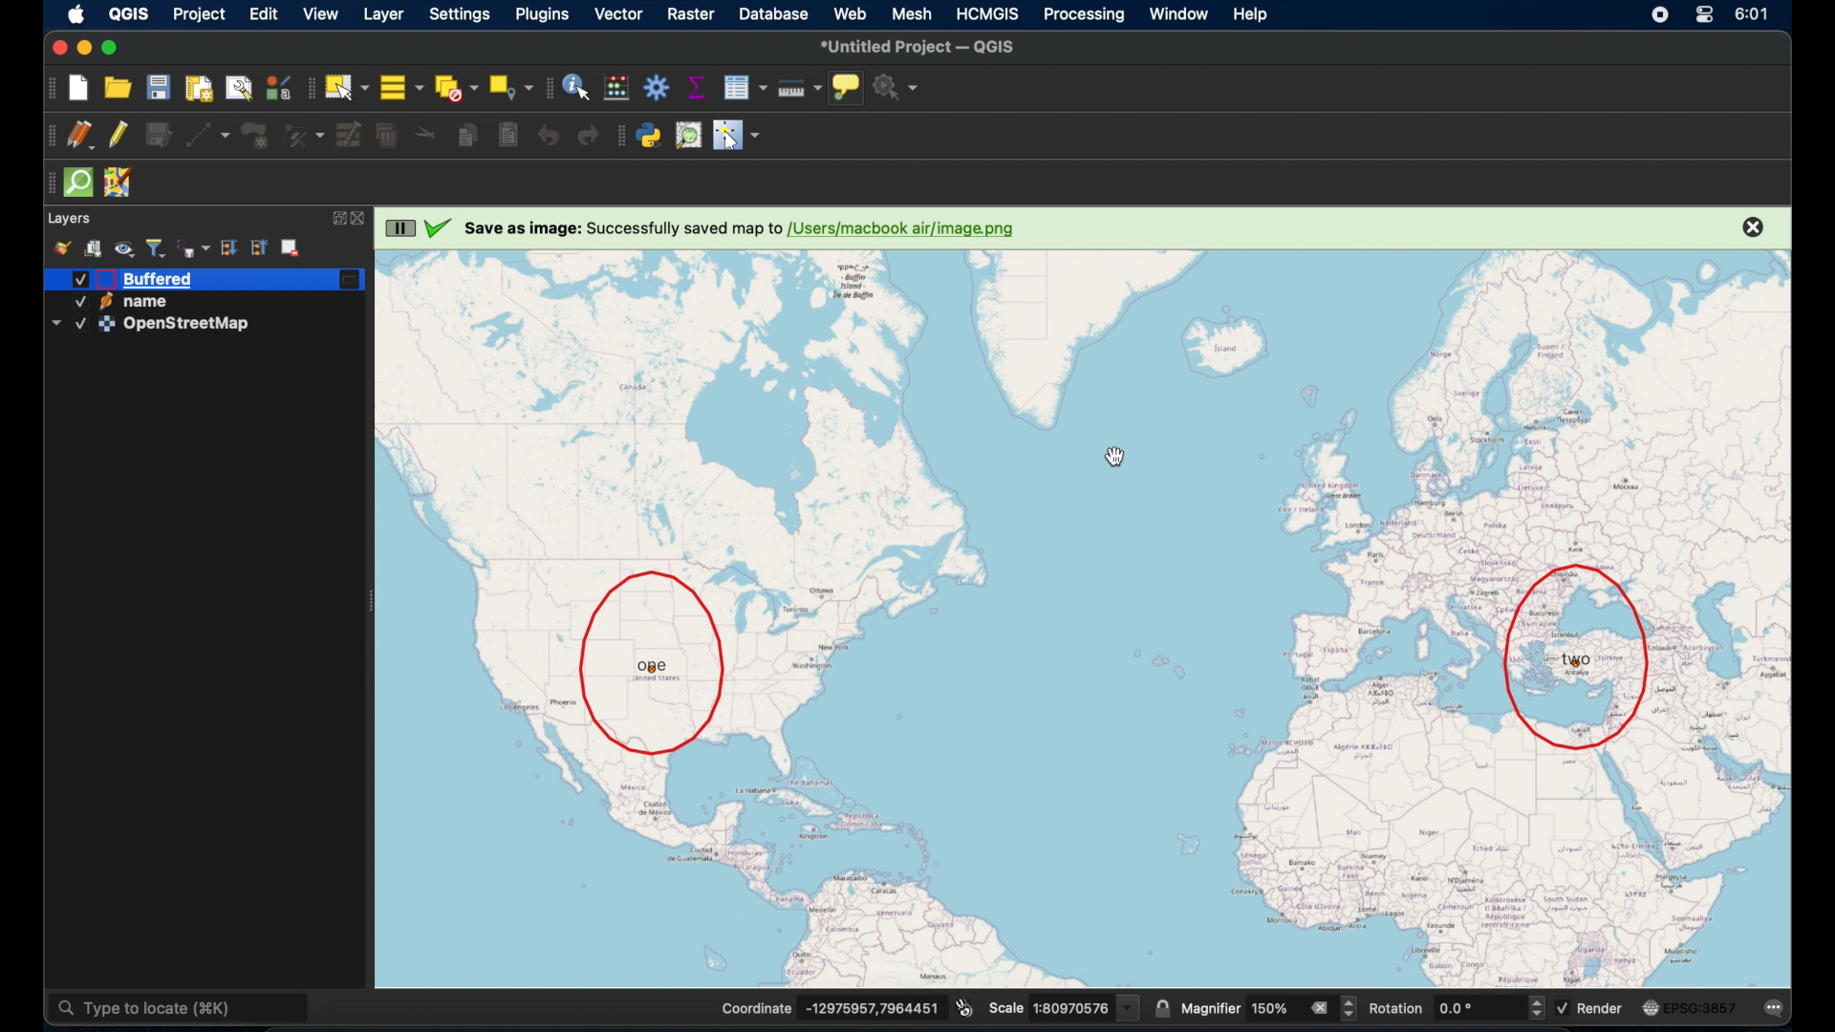 The width and height of the screenshot is (1835, 1032). I want to click on name, so click(152, 302).